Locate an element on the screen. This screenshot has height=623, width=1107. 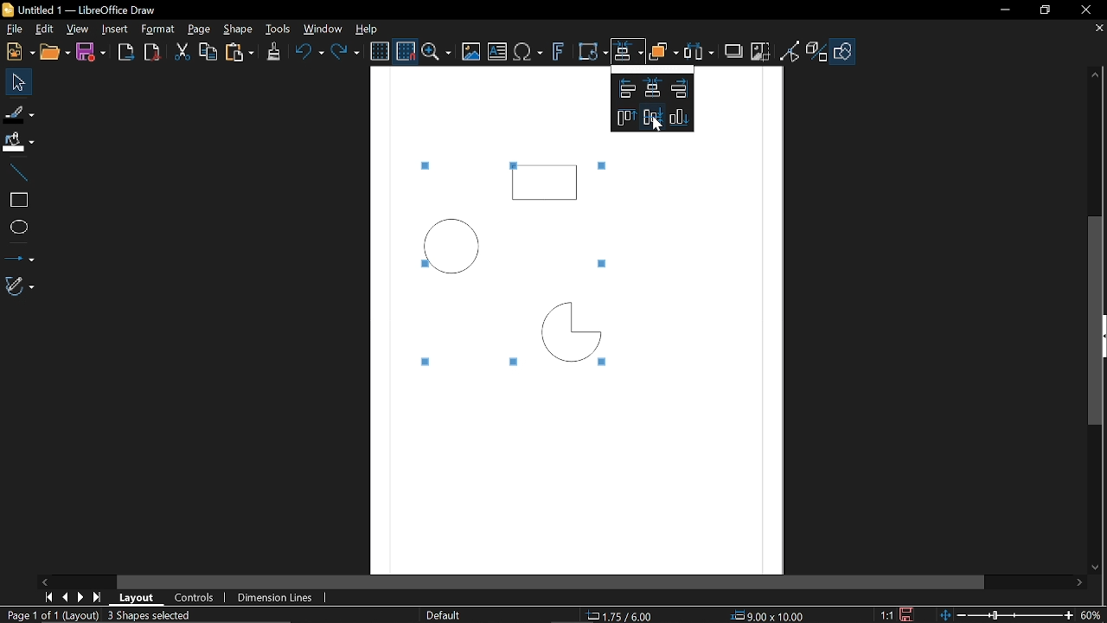
Line is located at coordinates (15, 168).